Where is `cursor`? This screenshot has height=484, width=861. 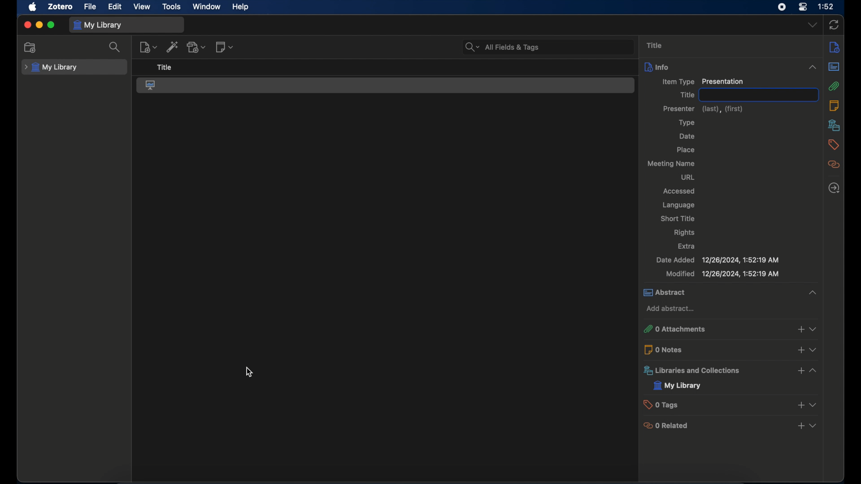
cursor is located at coordinates (249, 372).